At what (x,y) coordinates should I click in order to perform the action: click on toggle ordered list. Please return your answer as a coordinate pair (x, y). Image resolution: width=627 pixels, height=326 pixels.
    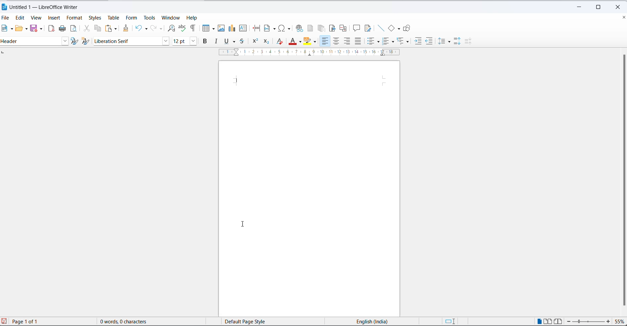
    Looking at the image, I should click on (387, 41).